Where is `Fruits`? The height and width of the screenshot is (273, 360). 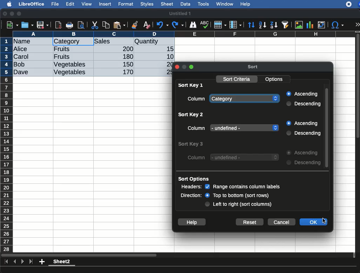
Fruits is located at coordinates (62, 49).